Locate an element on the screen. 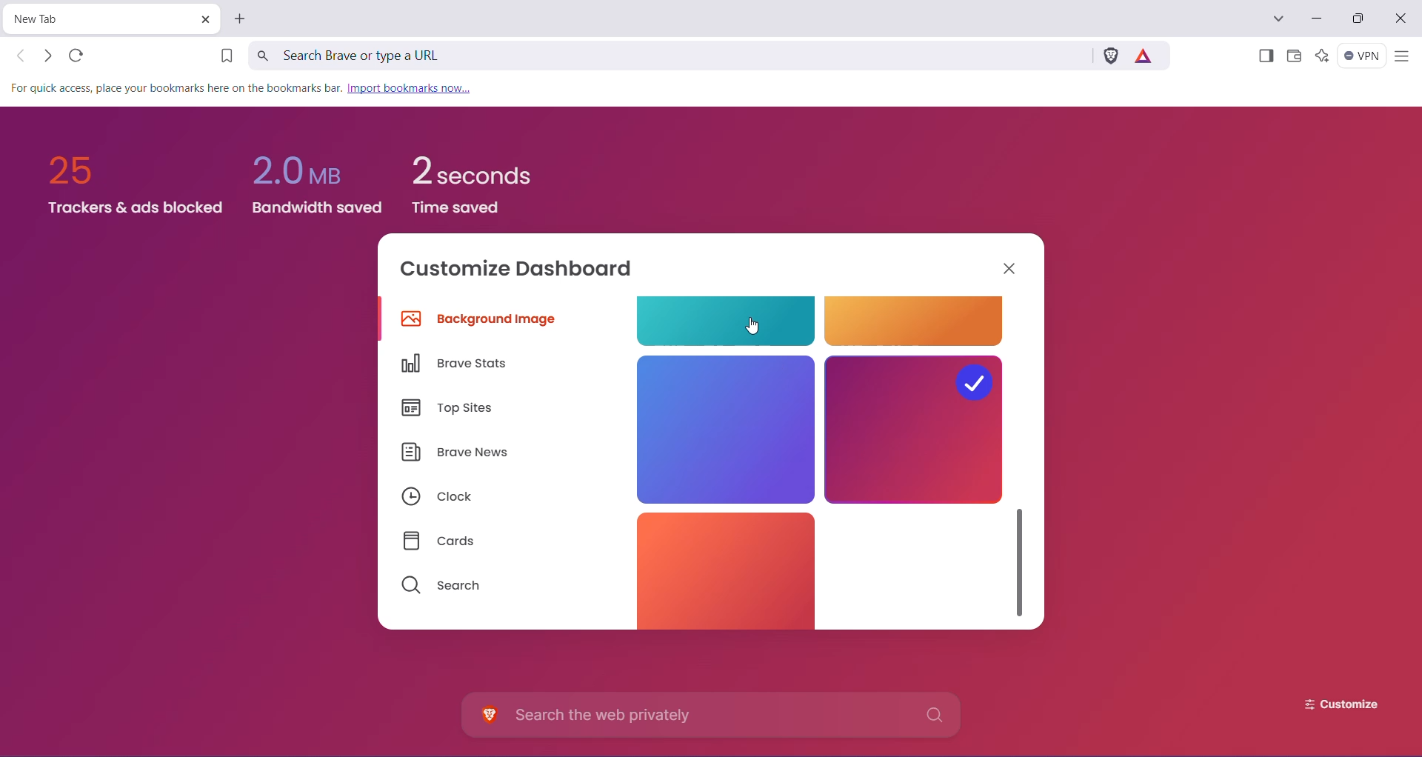  Click to go back, hold to see history is located at coordinates (21, 56).